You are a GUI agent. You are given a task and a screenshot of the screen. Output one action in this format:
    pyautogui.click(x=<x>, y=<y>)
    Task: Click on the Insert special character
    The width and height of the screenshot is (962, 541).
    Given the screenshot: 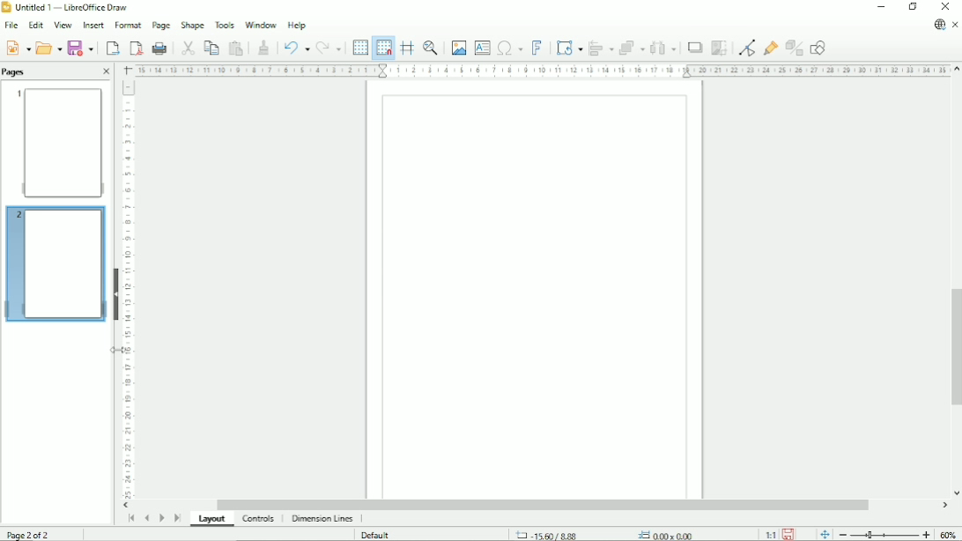 What is the action you would take?
    pyautogui.click(x=509, y=47)
    